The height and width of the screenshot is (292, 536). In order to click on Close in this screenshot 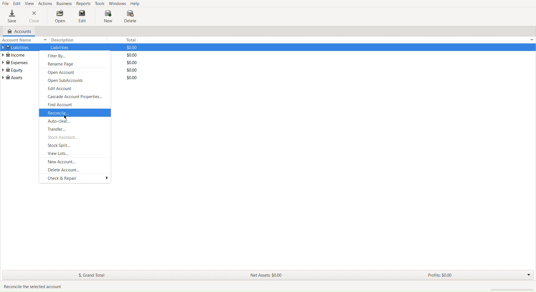, I will do `click(33, 17)`.